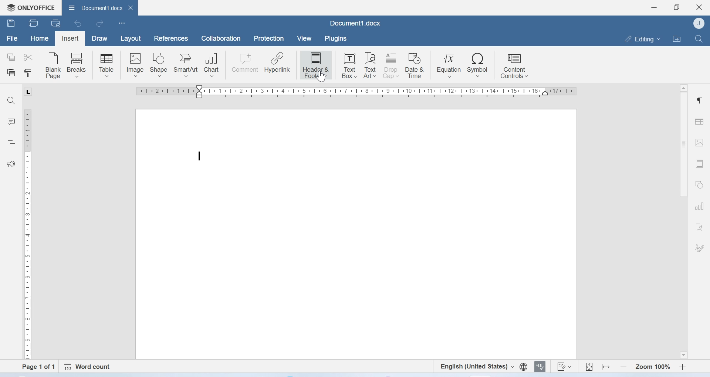 The height and width of the screenshot is (377, 710). Describe the element at coordinates (100, 9) in the screenshot. I see `Document1.docx` at that location.